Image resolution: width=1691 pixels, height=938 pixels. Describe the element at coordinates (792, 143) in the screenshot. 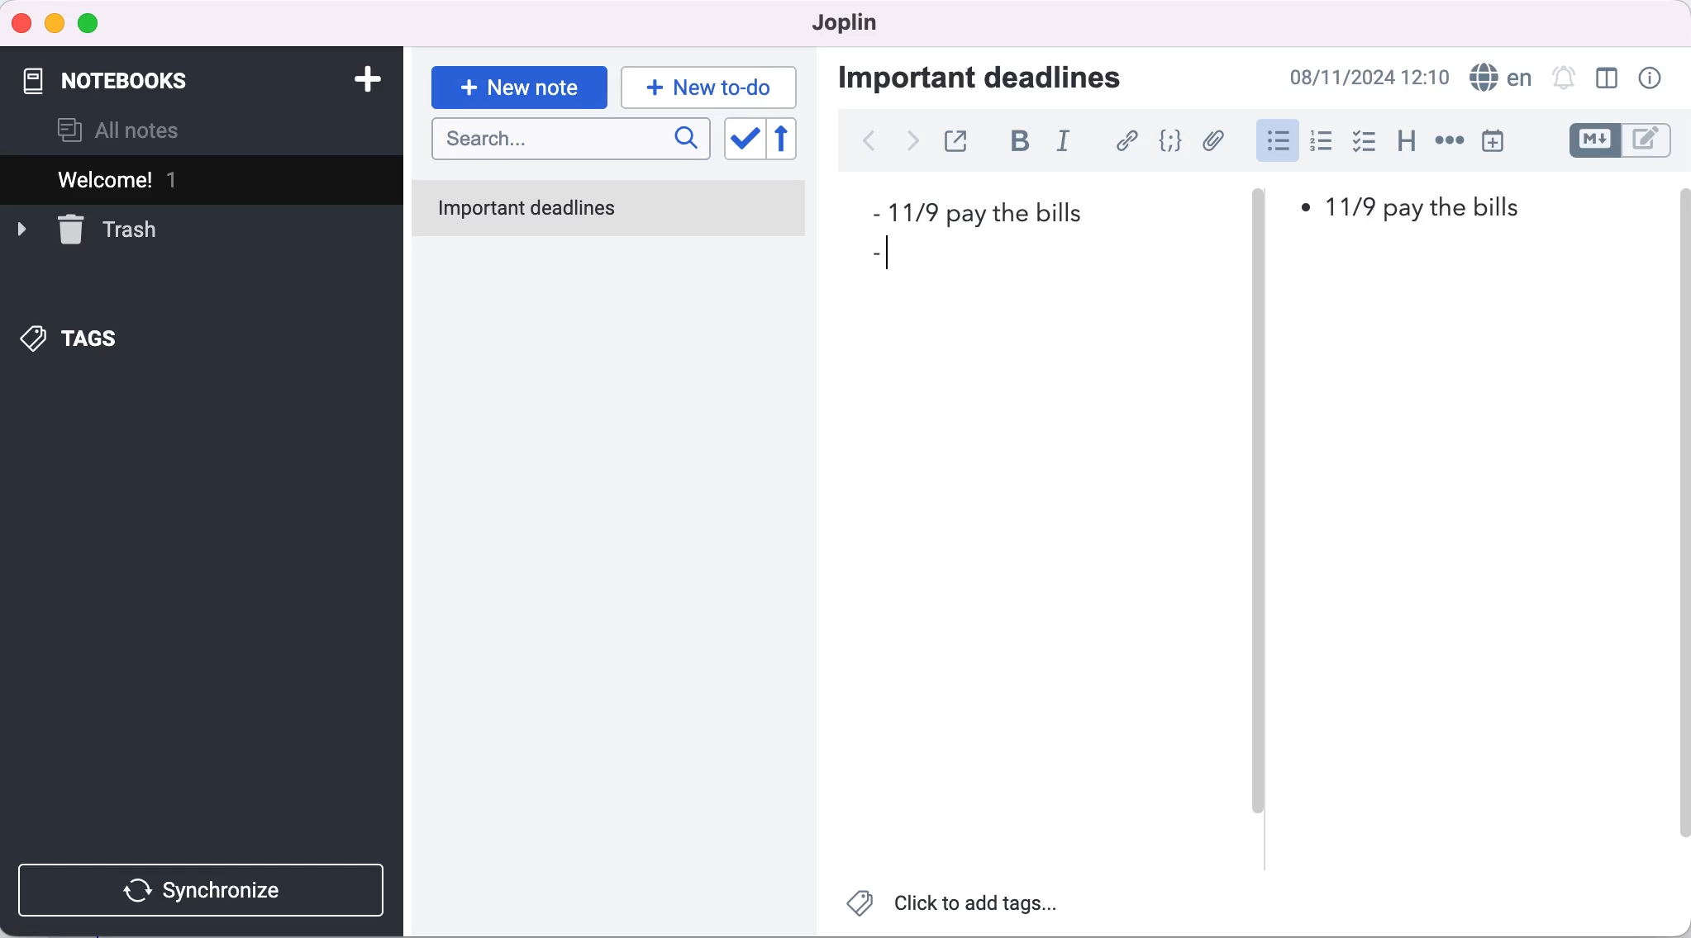

I see `reverse sort order` at that location.